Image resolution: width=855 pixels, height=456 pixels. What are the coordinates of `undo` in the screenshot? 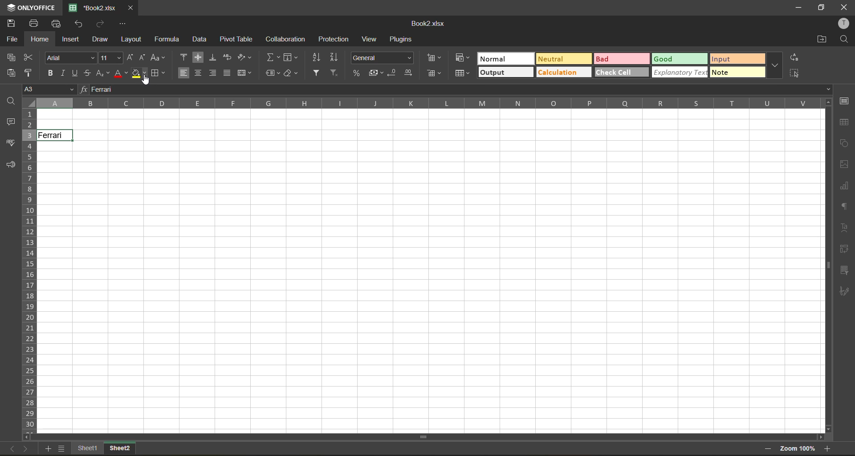 It's located at (81, 25).